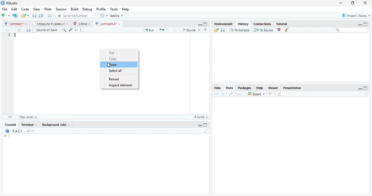 This screenshot has height=196, width=372. What do you see at coordinates (223, 24) in the screenshot?
I see `Environment` at bounding box center [223, 24].